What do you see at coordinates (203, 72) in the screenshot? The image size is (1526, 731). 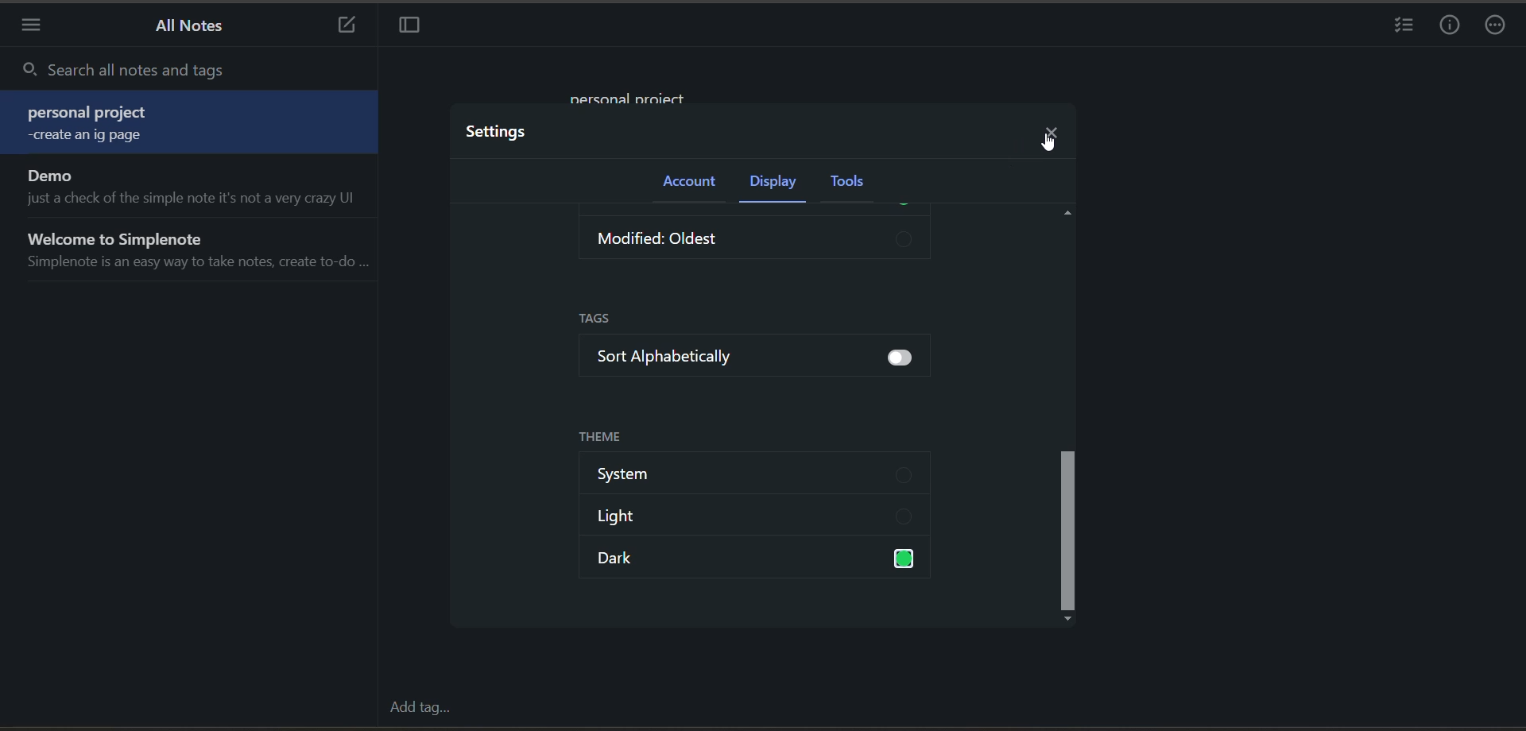 I see `search all notes and tags` at bounding box center [203, 72].